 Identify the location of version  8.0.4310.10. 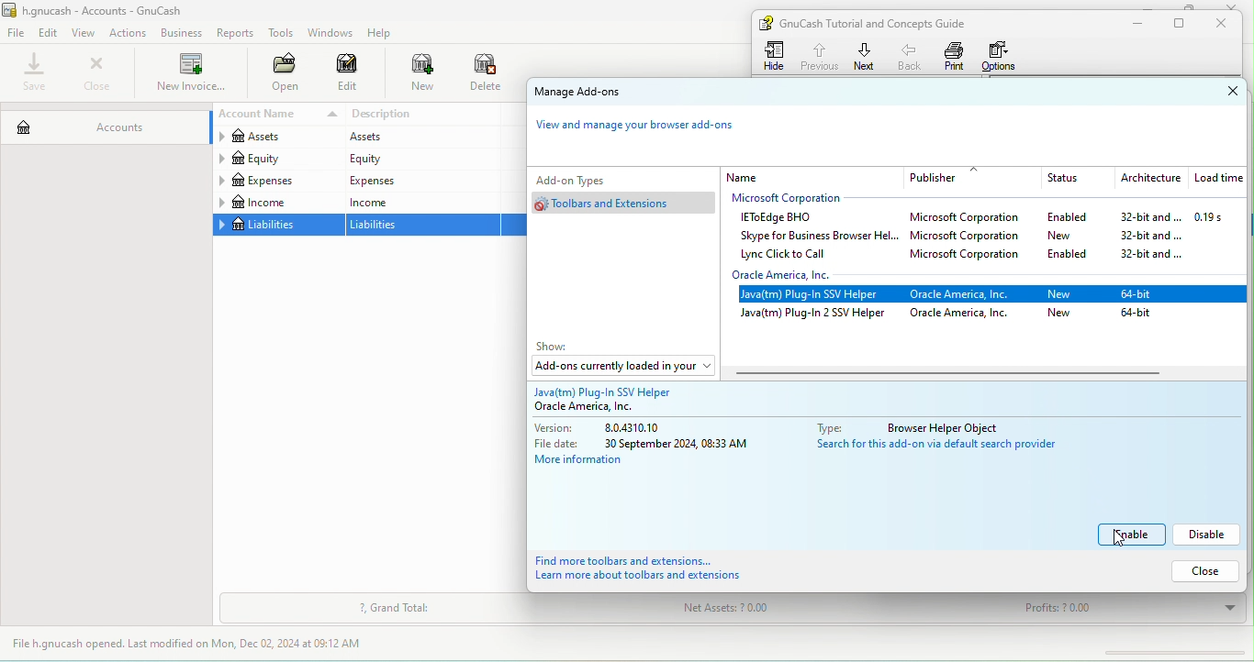
(618, 428).